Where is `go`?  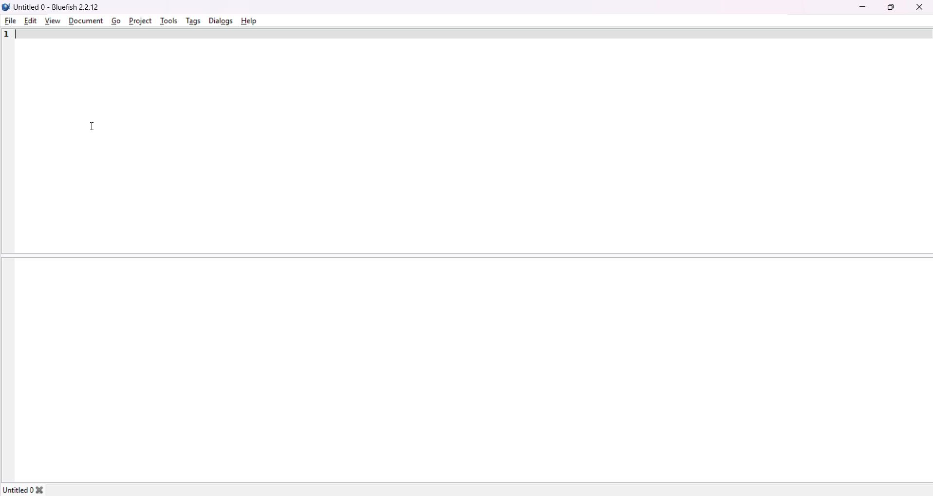 go is located at coordinates (115, 20).